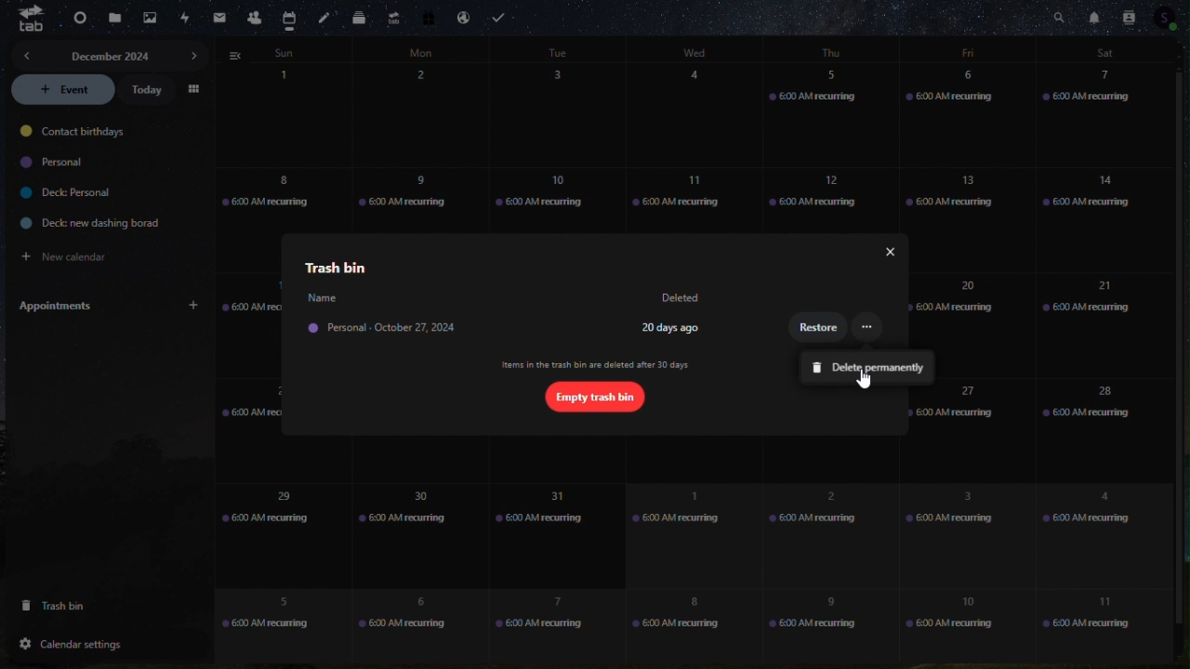 The height and width of the screenshot is (669, 1190). I want to click on calendar - days of the month, so click(281, 111).